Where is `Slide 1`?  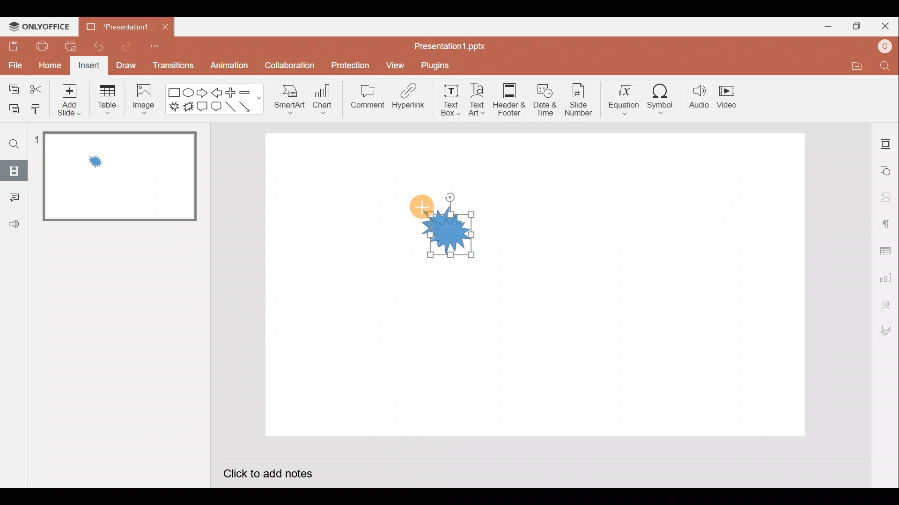 Slide 1 is located at coordinates (113, 177).